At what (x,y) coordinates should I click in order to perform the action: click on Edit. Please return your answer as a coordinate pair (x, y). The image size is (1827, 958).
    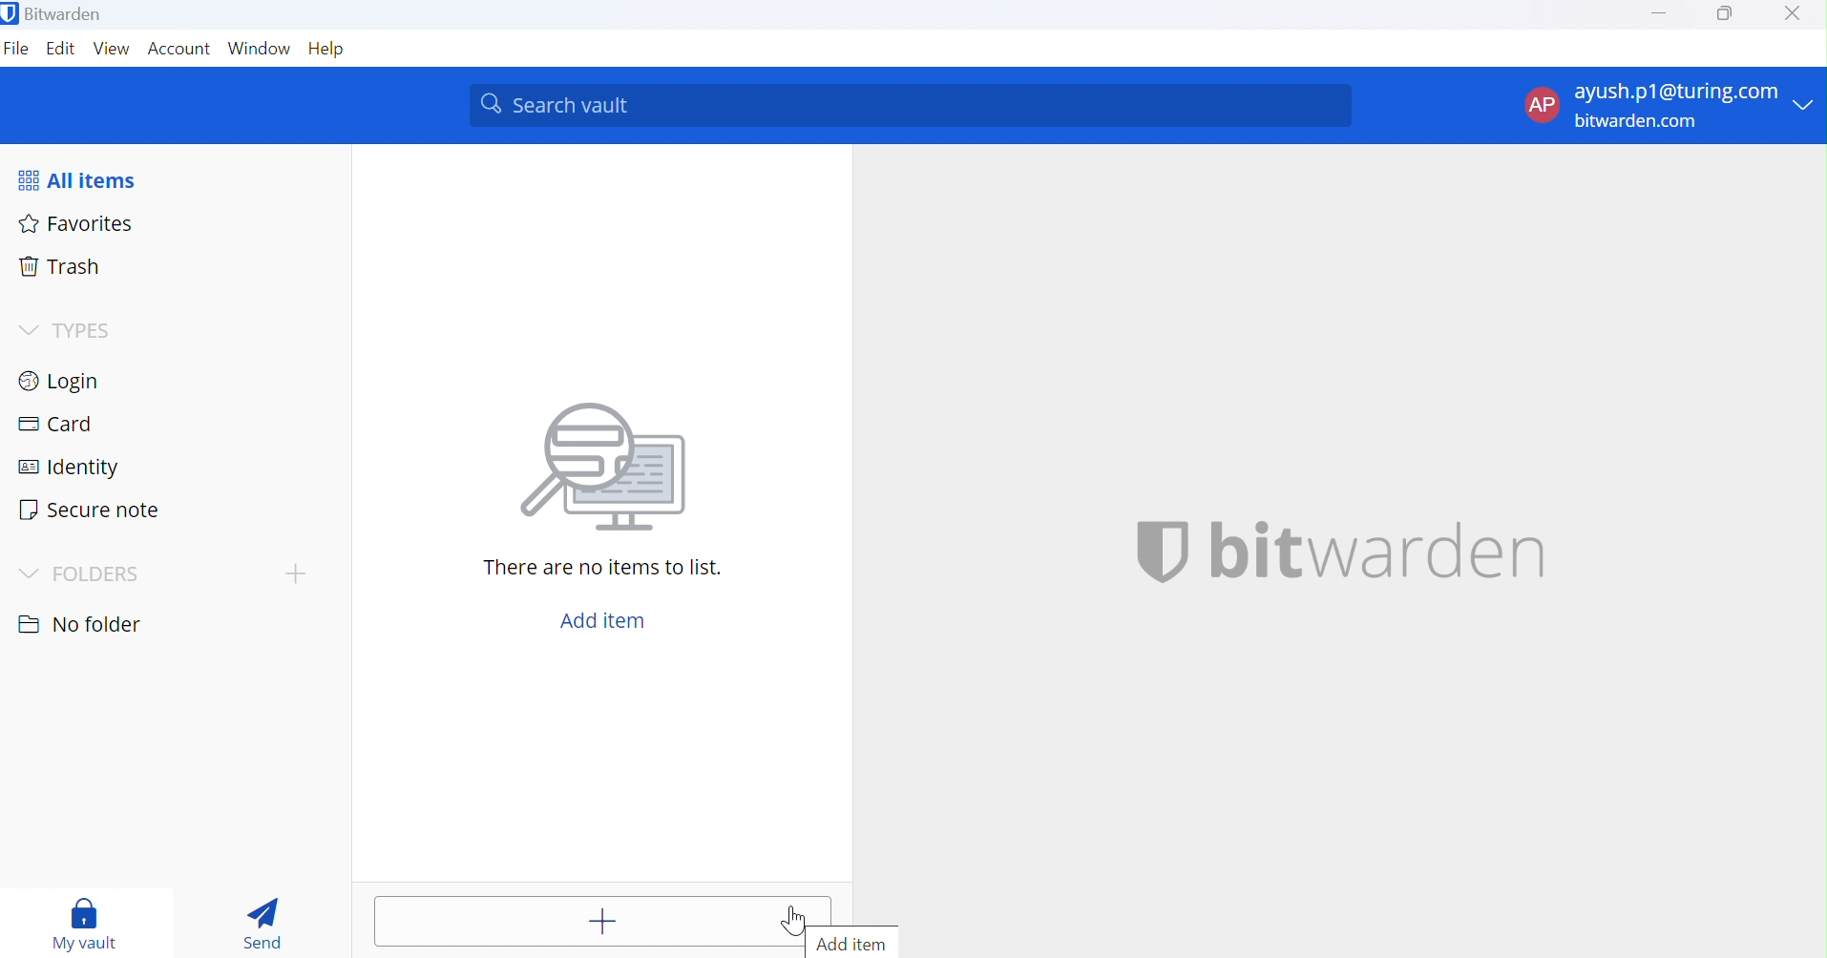
    Looking at the image, I should click on (63, 51).